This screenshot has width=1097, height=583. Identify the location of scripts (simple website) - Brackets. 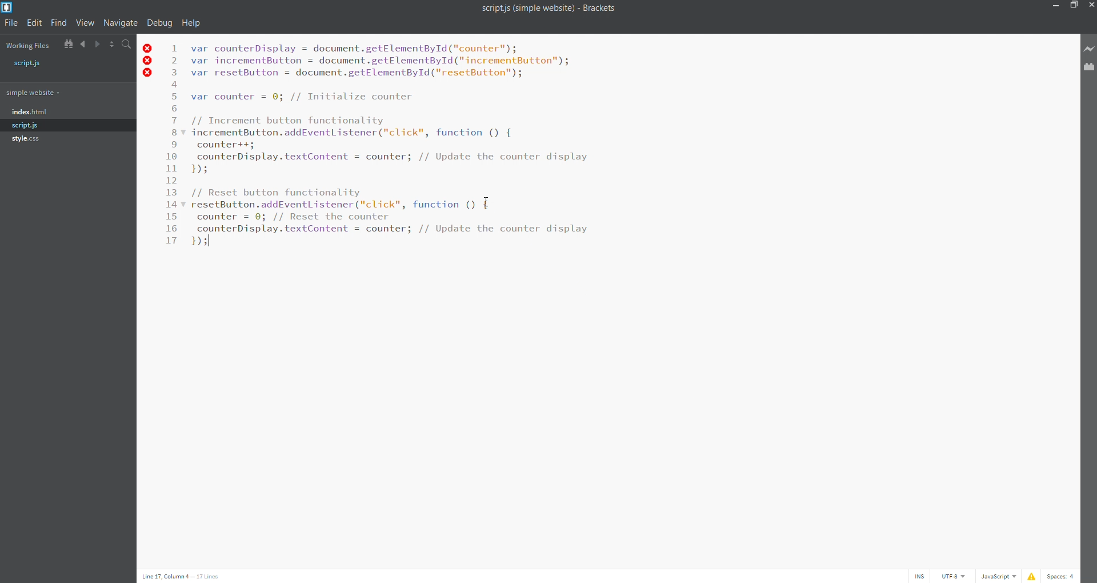
(550, 10).